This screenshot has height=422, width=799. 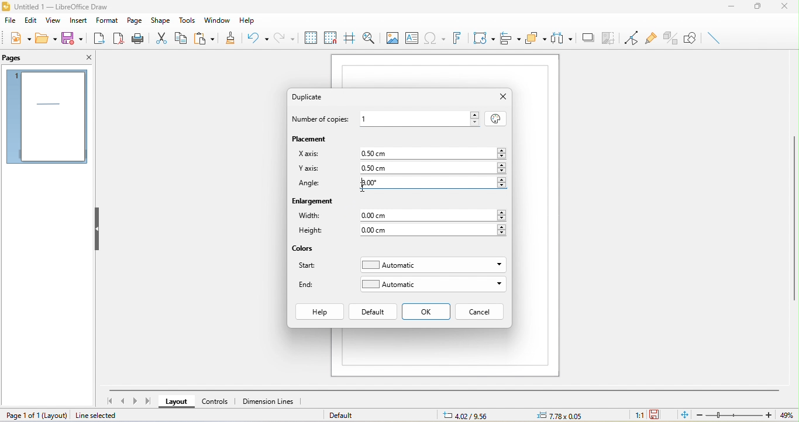 What do you see at coordinates (87, 59) in the screenshot?
I see `close` at bounding box center [87, 59].